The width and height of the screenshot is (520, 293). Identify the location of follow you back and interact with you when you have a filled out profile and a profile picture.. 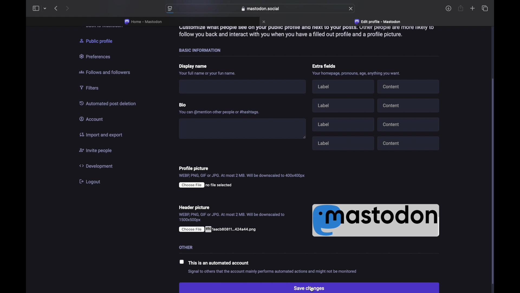
(298, 37).